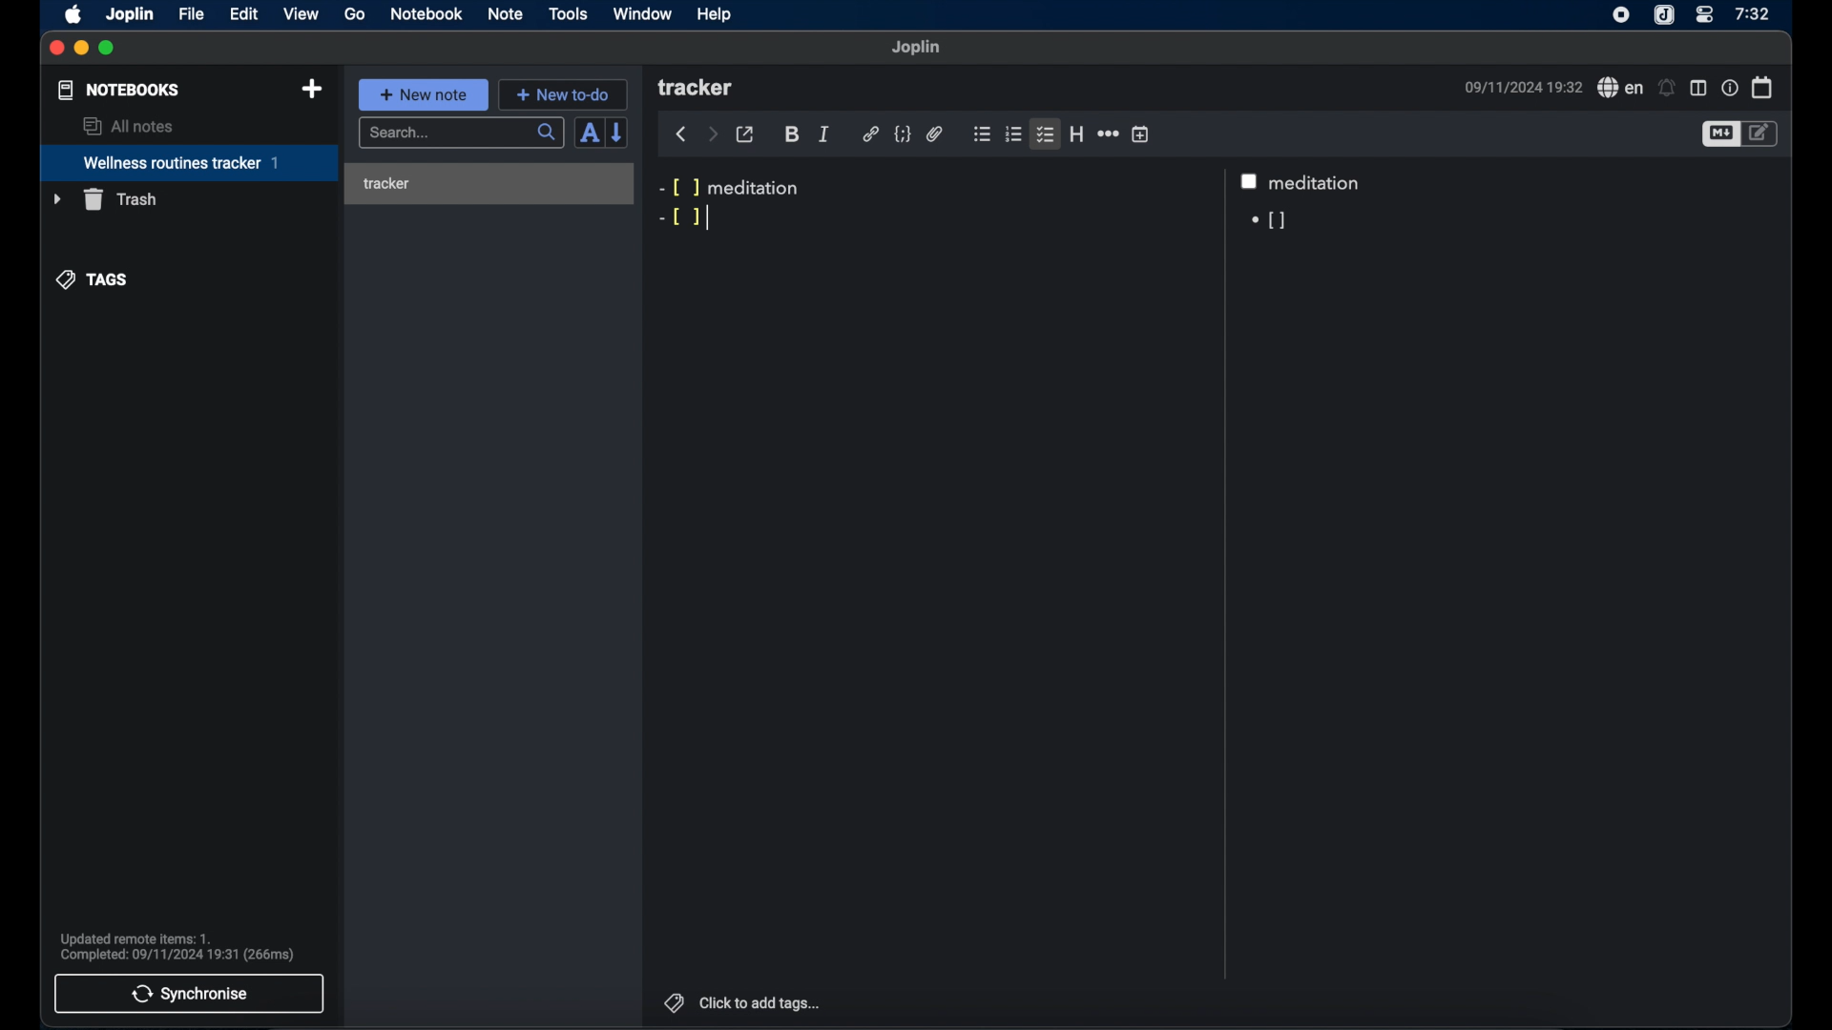 Image resolution: width=1832 pixels, height=1030 pixels. I want to click on note, so click(506, 15).